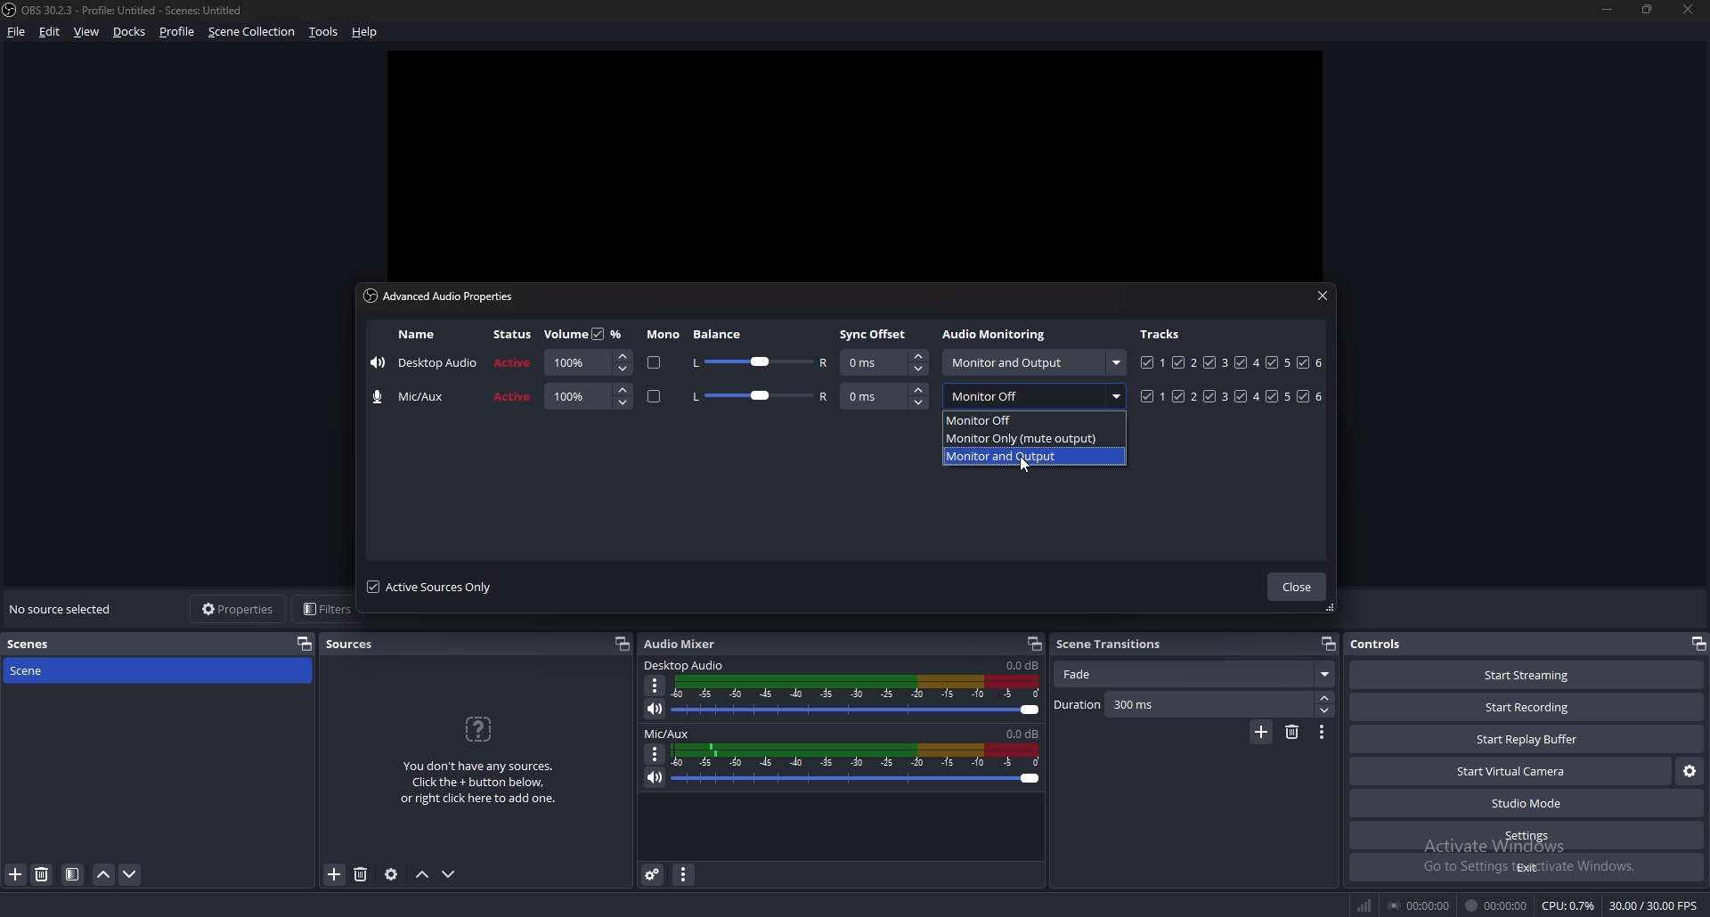 The image size is (1710, 917). I want to click on mono, so click(655, 396).